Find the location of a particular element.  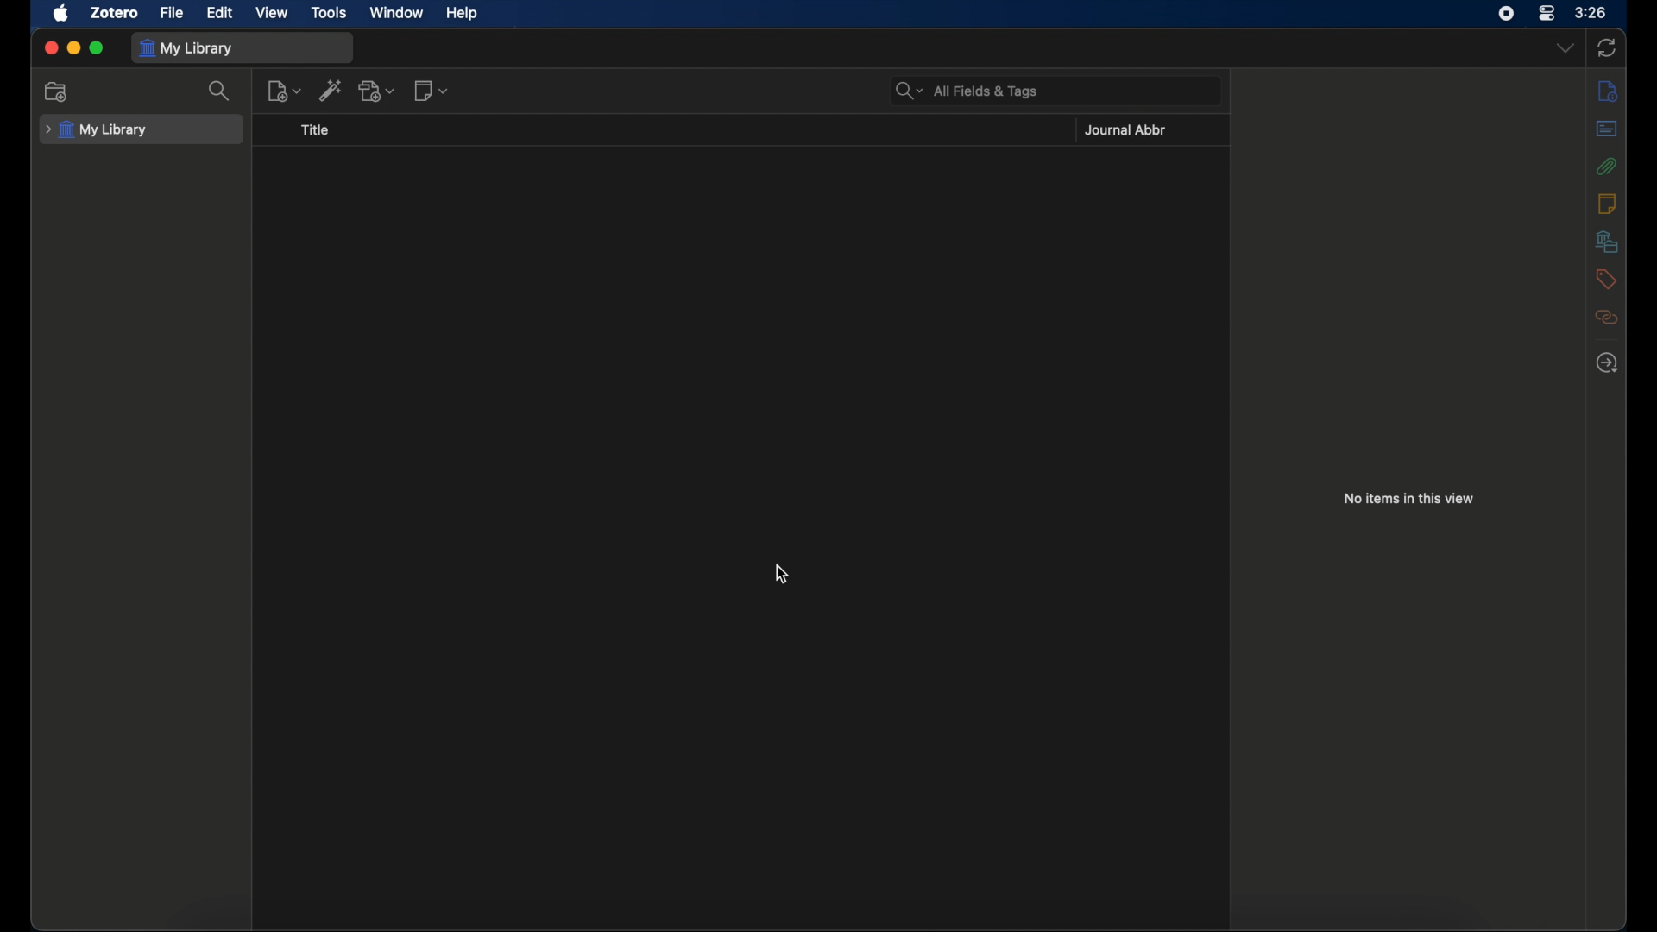

title is located at coordinates (314, 129).